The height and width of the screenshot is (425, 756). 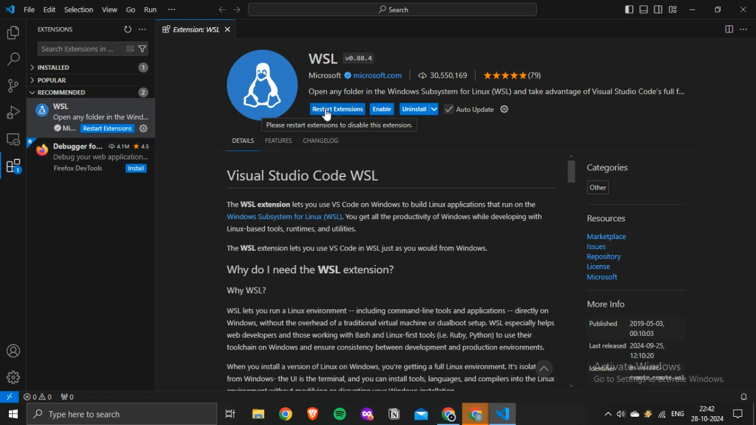 I want to click on ‘Marketplace, so click(x=607, y=237).